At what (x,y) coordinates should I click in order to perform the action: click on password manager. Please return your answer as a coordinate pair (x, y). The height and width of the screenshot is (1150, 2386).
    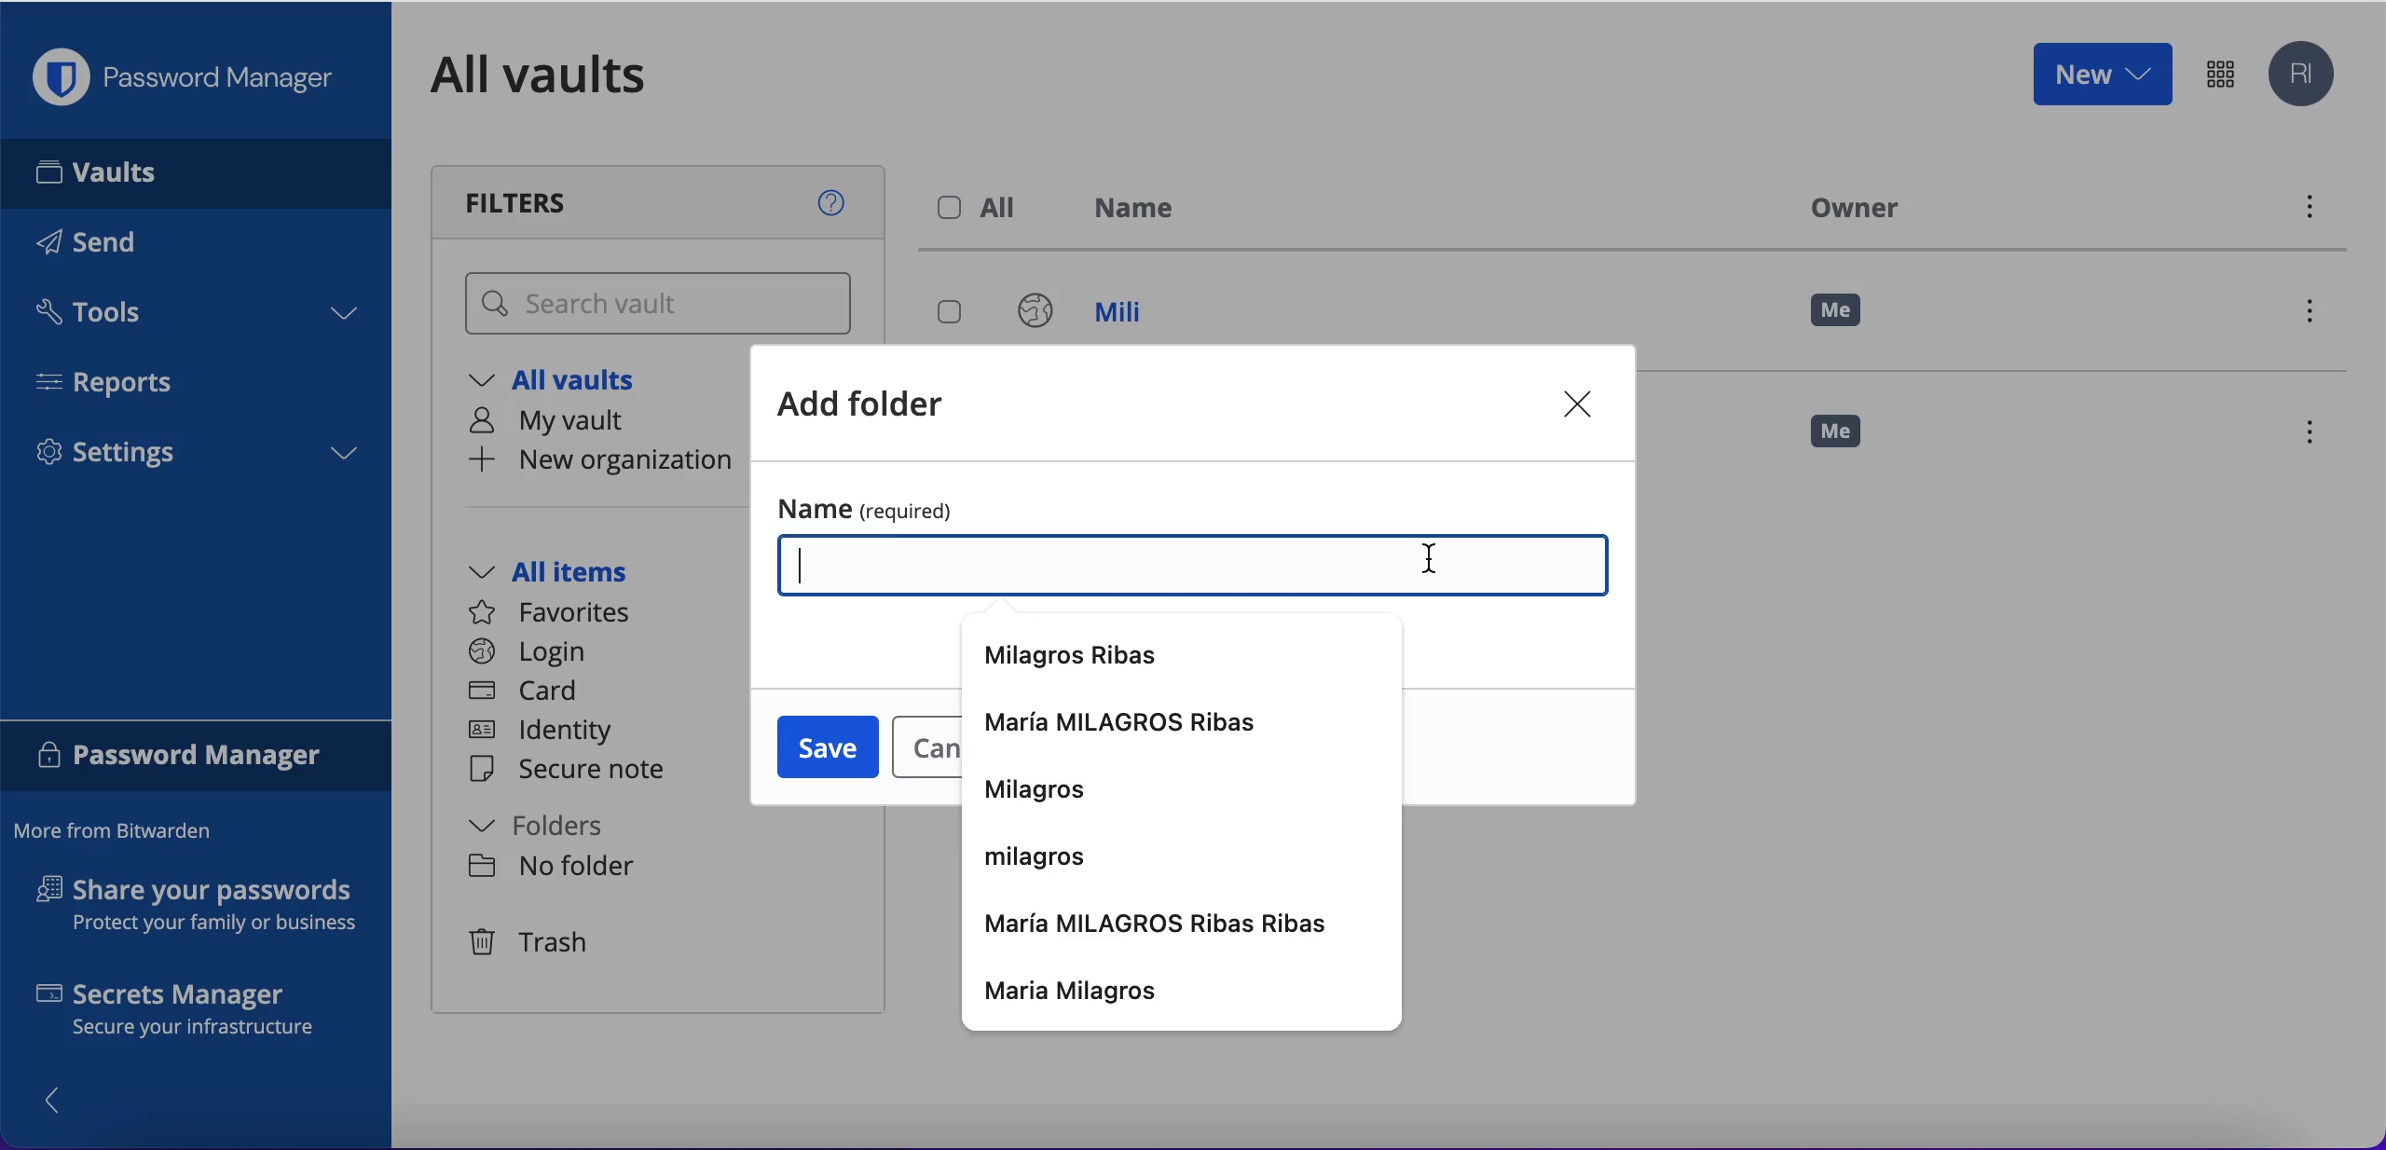
    Looking at the image, I should click on (197, 759).